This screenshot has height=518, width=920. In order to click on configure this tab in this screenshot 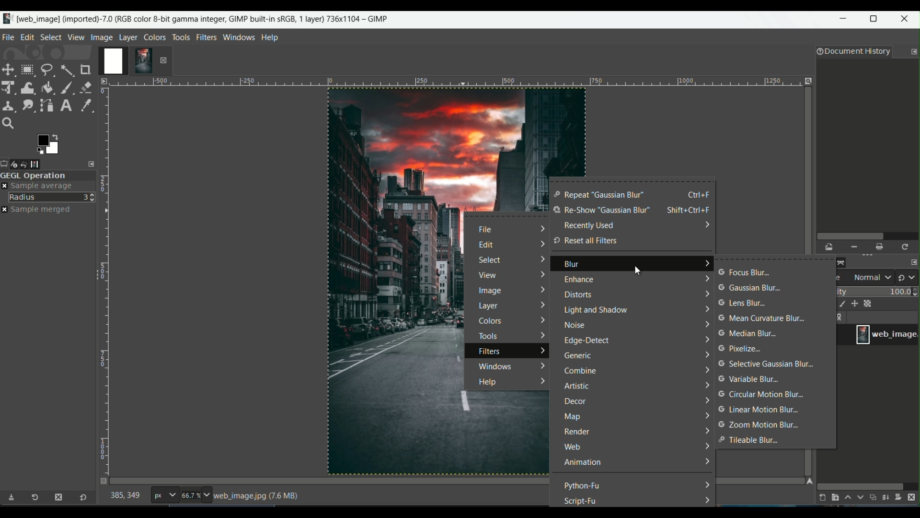, I will do `click(914, 52)`.